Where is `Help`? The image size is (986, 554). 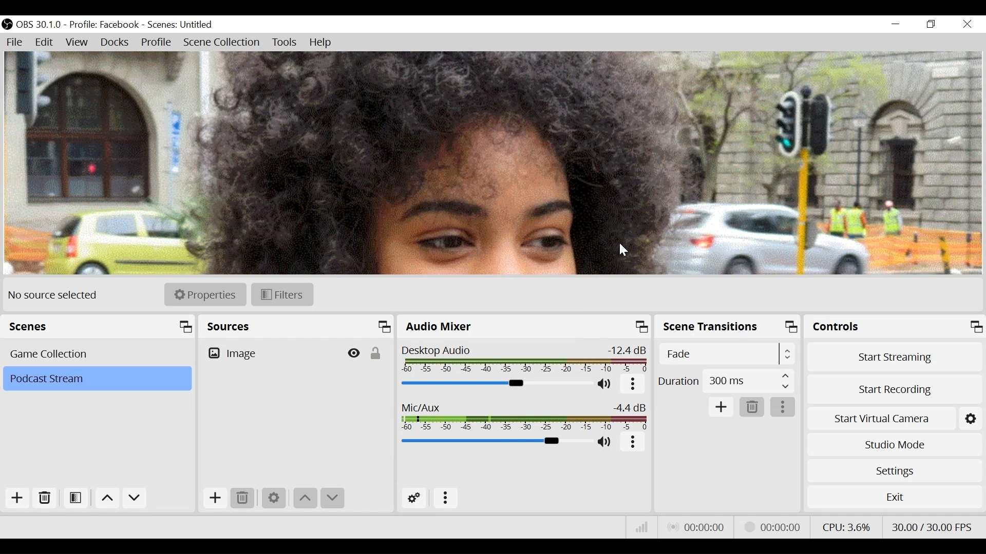 Help is located at coordinates (320, 42).